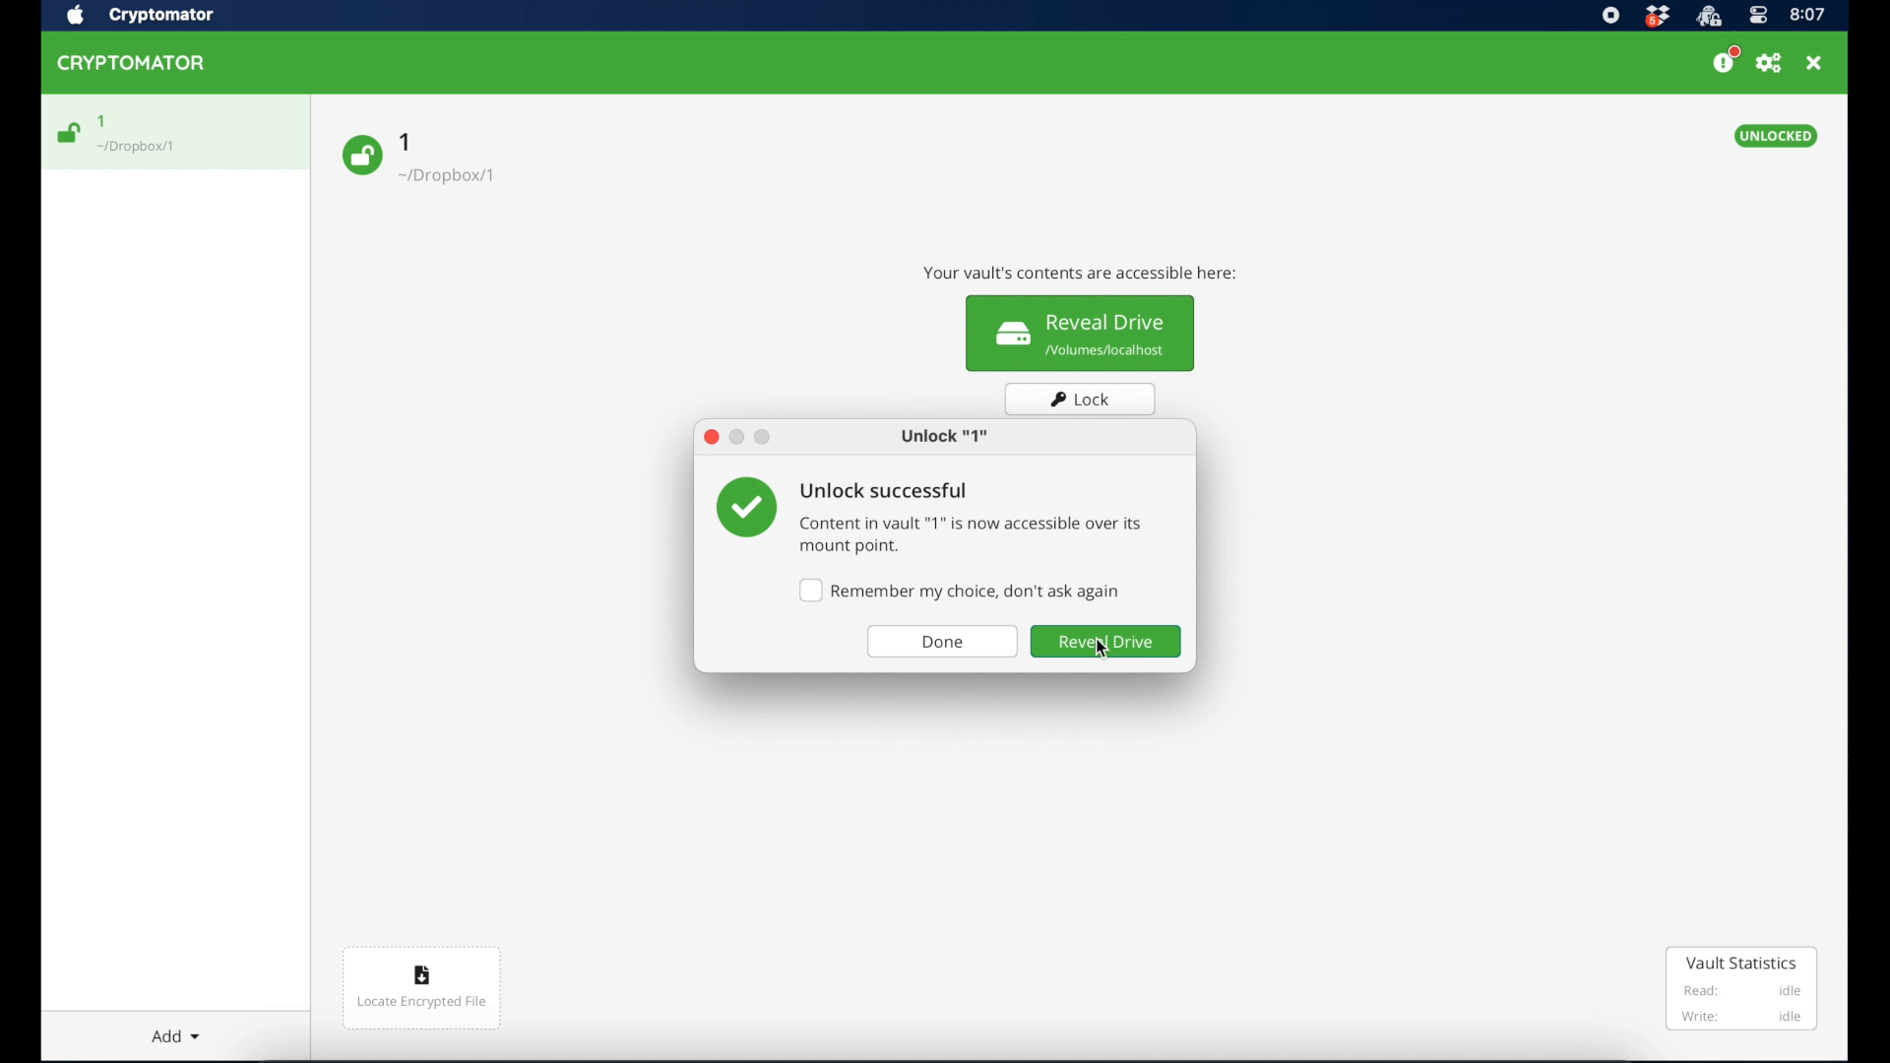  I want to click on 1 Dropbox/1, so click(460, 164).